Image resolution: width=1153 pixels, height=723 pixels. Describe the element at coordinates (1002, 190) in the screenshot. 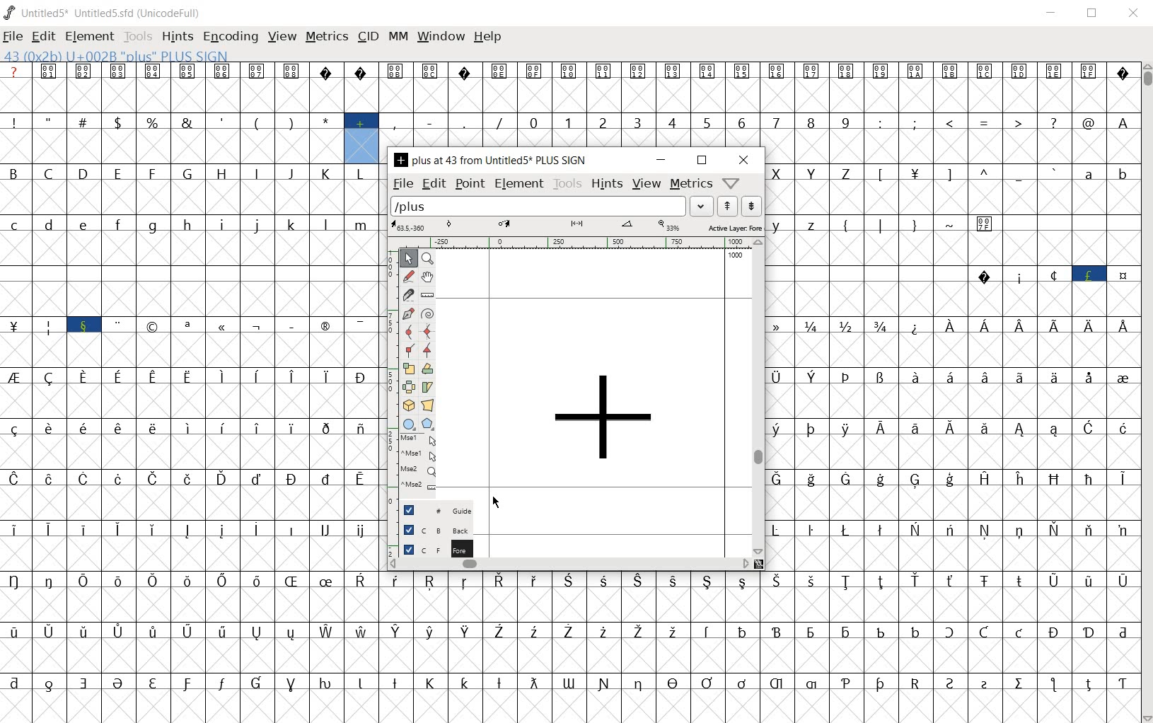

I see `special characters` at that location.